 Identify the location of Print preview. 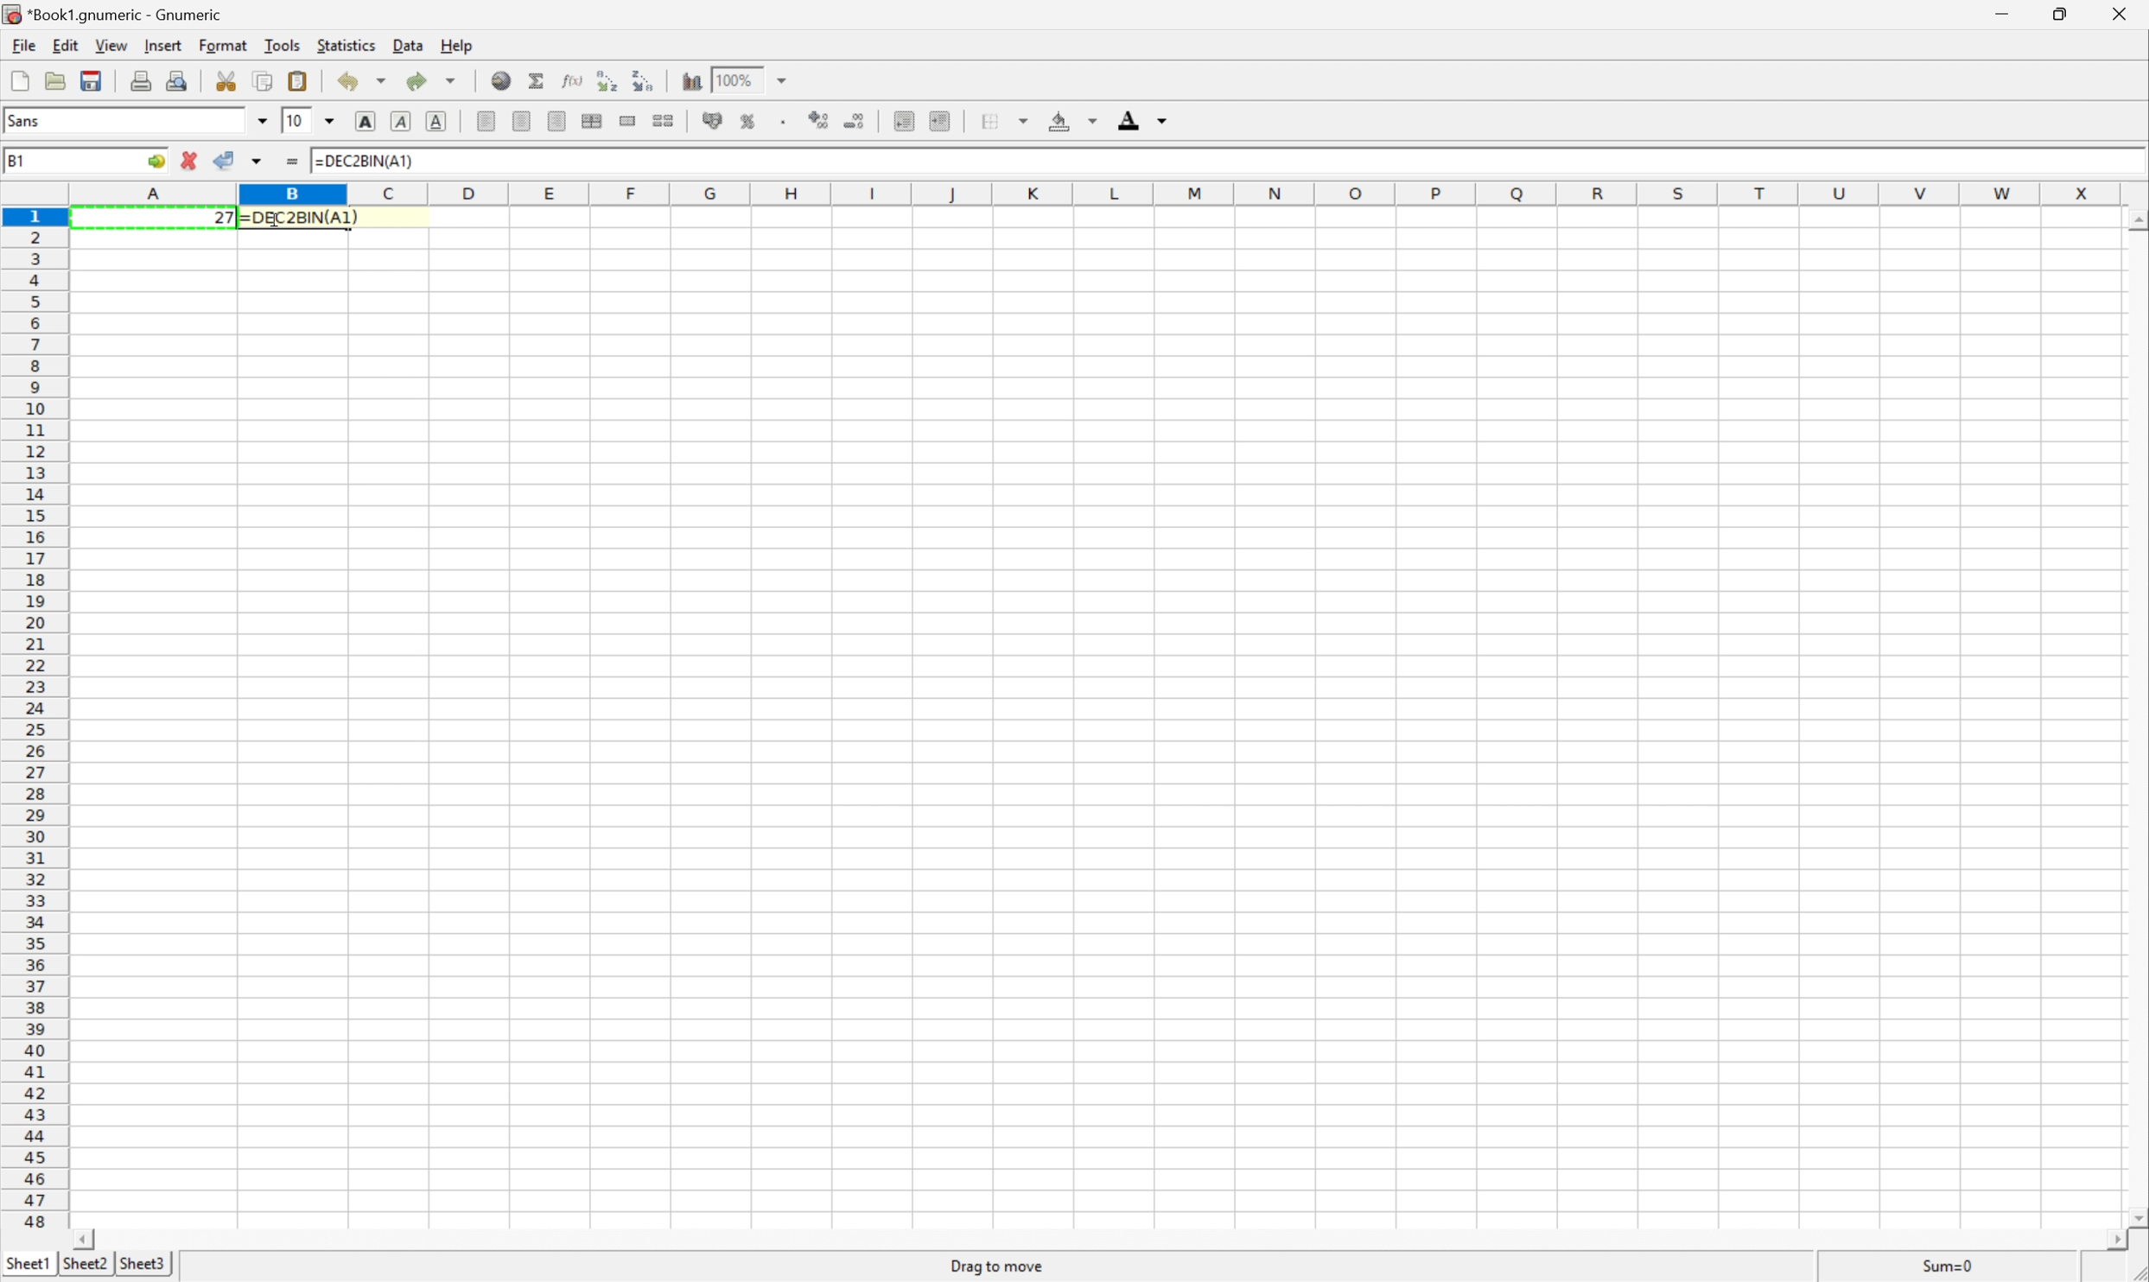
(177, 79).